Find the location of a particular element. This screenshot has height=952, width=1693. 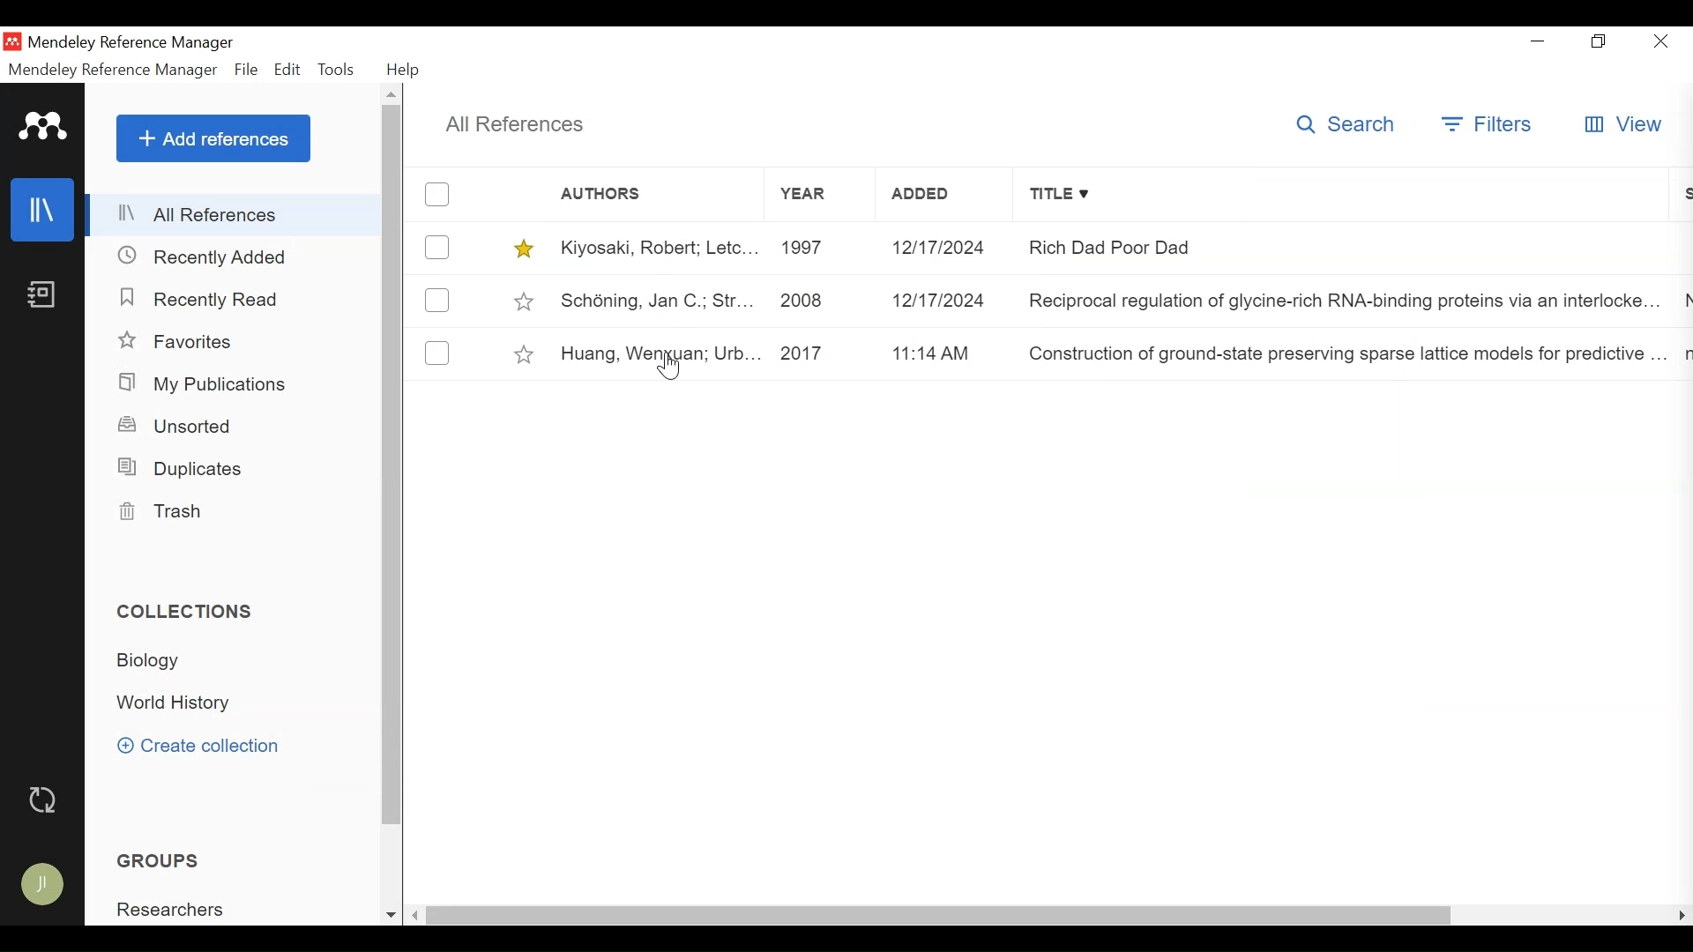

Duplicates is located at coordinates (181, 469).